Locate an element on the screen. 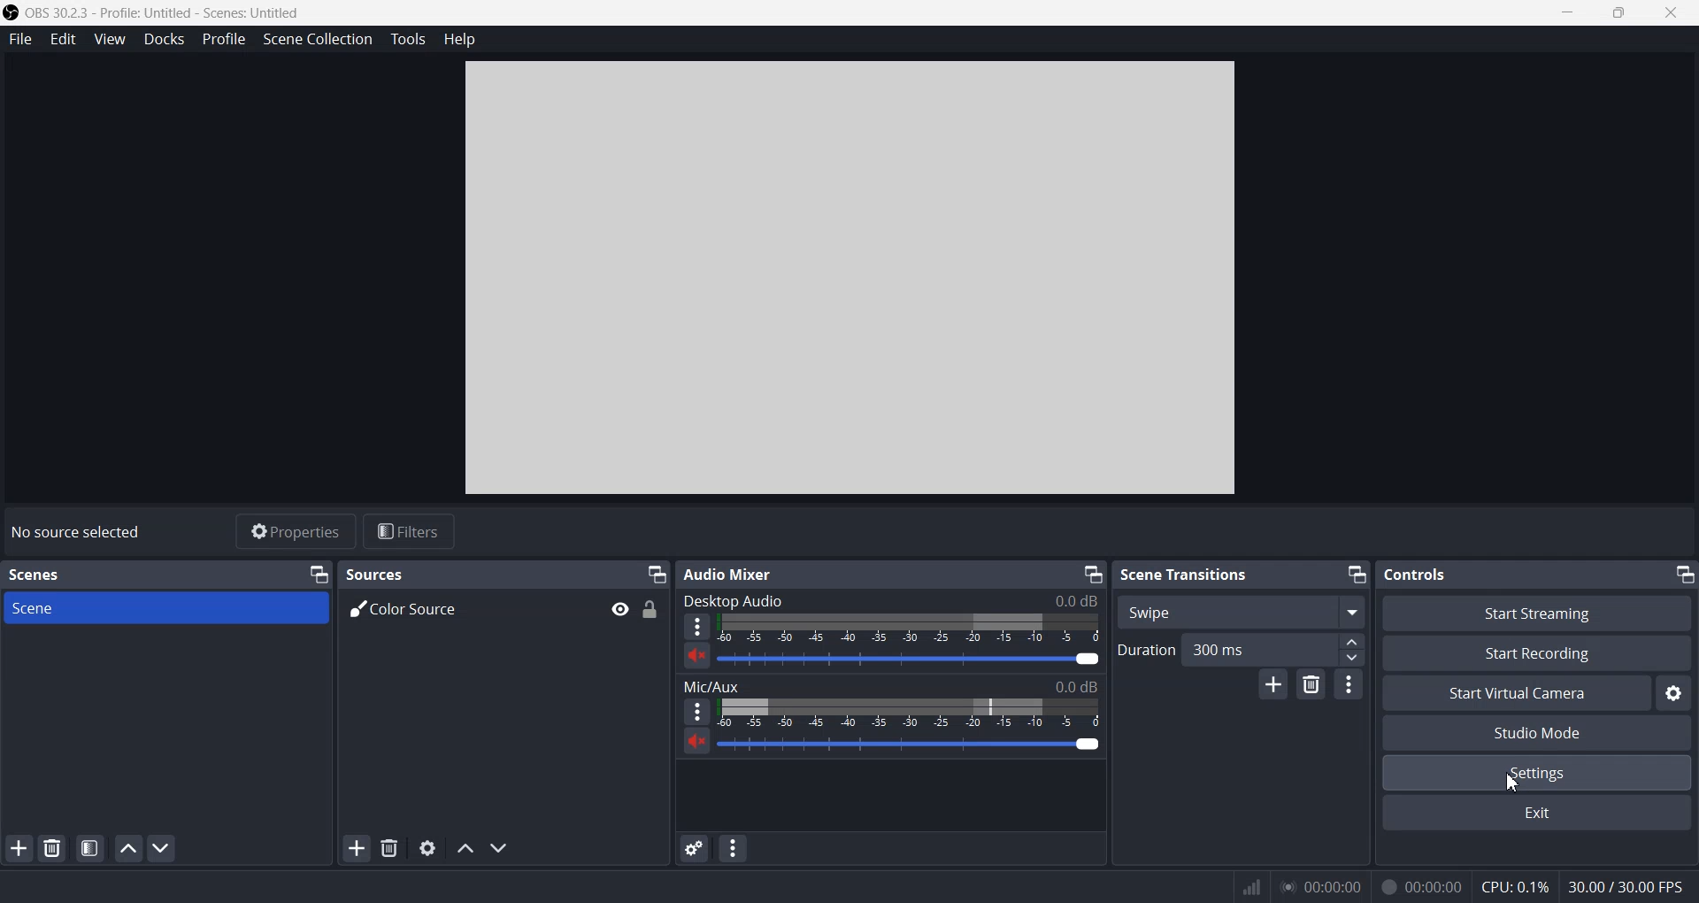 Image resolution: width=1699 pixels, height=903 pixels. Volume Adjuster is located at coordinates (912, 656).